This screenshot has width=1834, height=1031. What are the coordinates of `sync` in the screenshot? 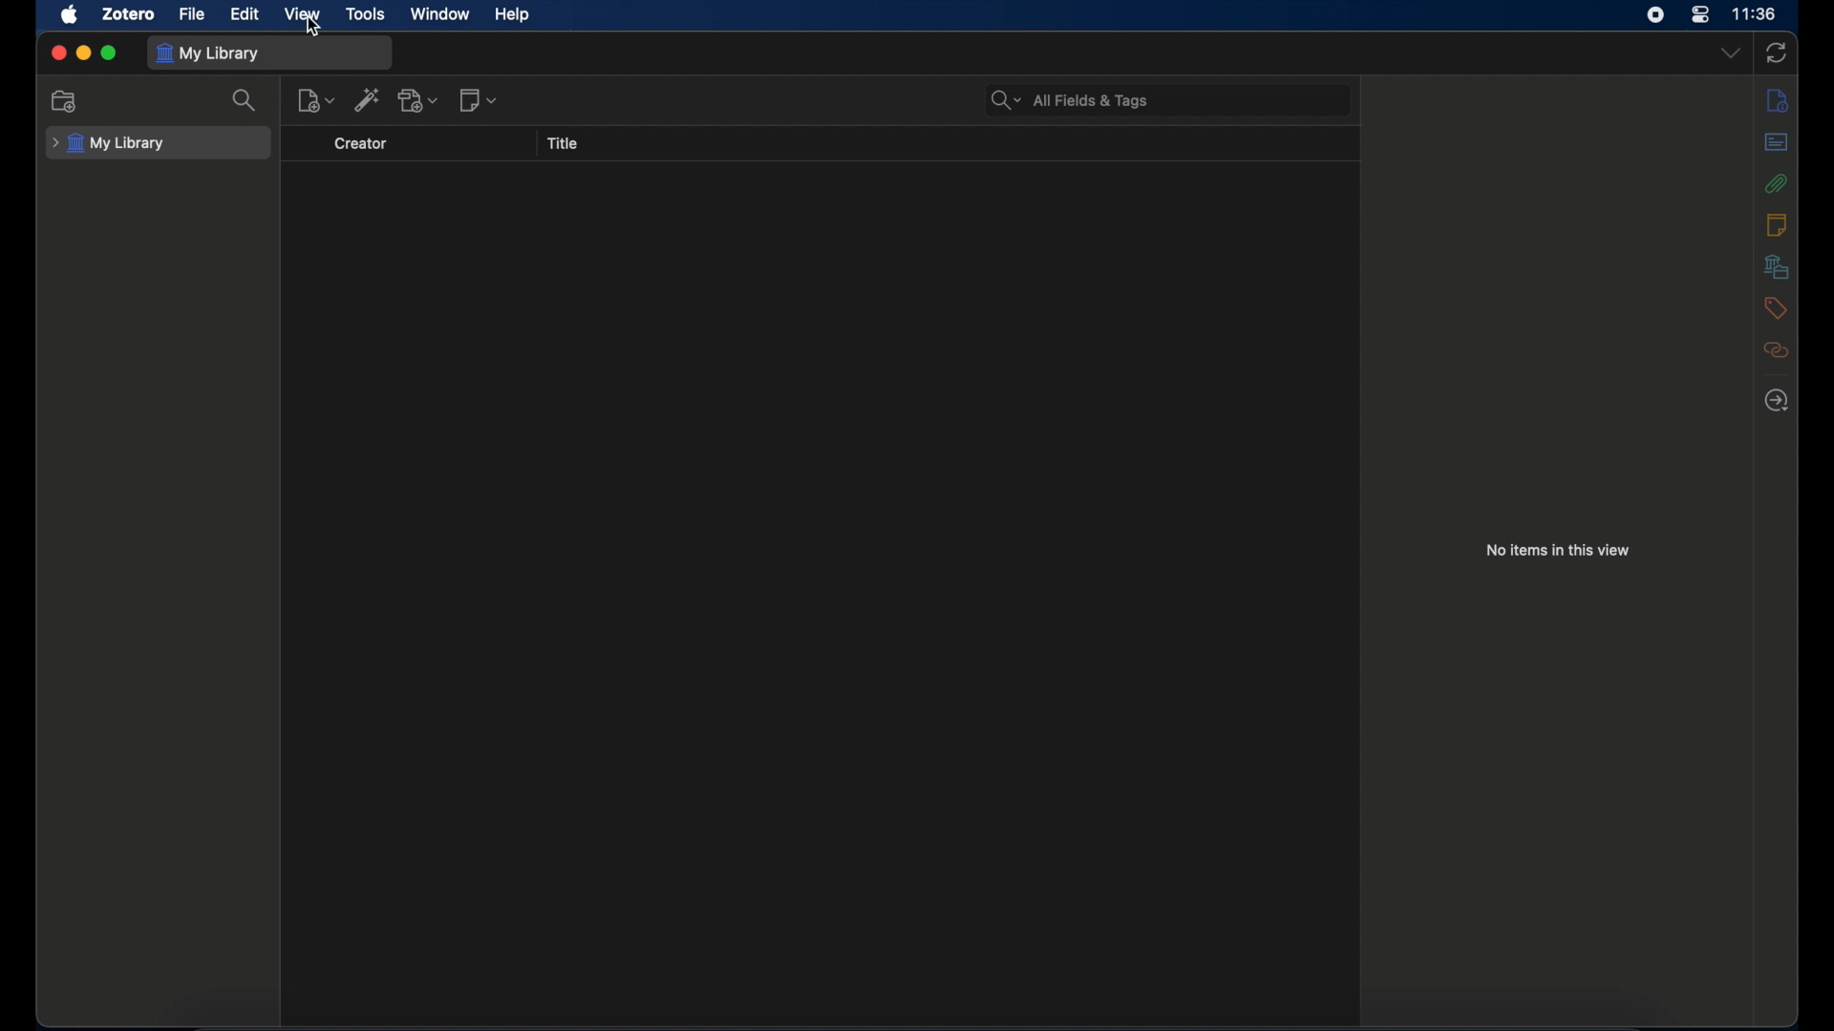 It's located at (1775, 53).